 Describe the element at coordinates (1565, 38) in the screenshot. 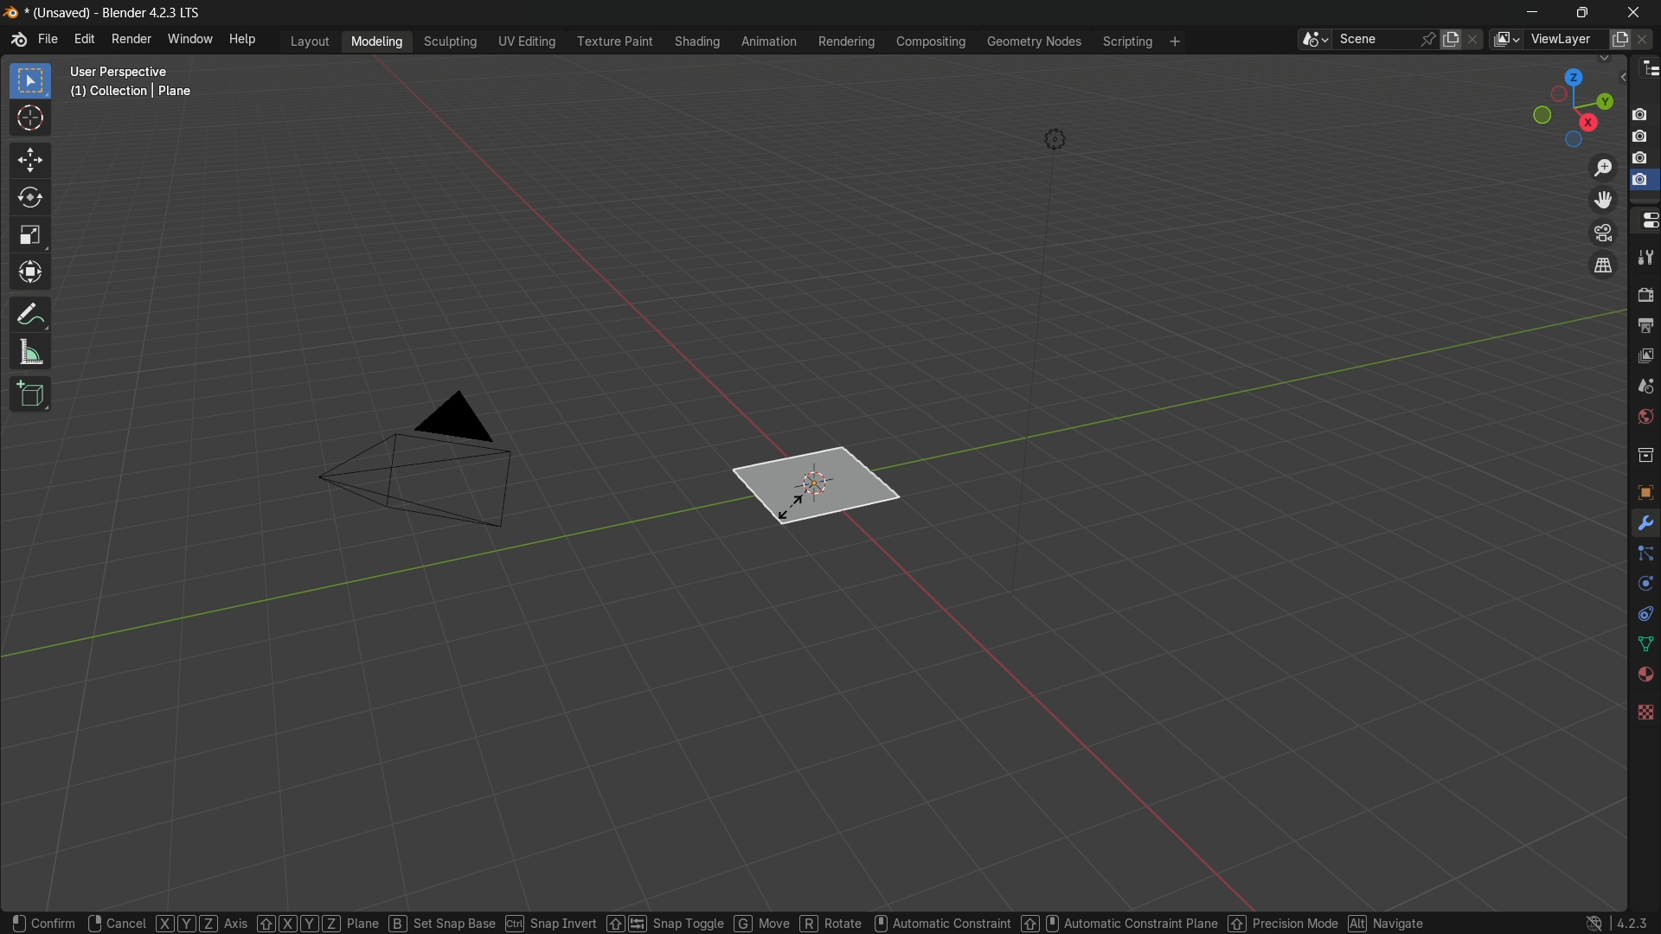

I see `view layer name` at that location.